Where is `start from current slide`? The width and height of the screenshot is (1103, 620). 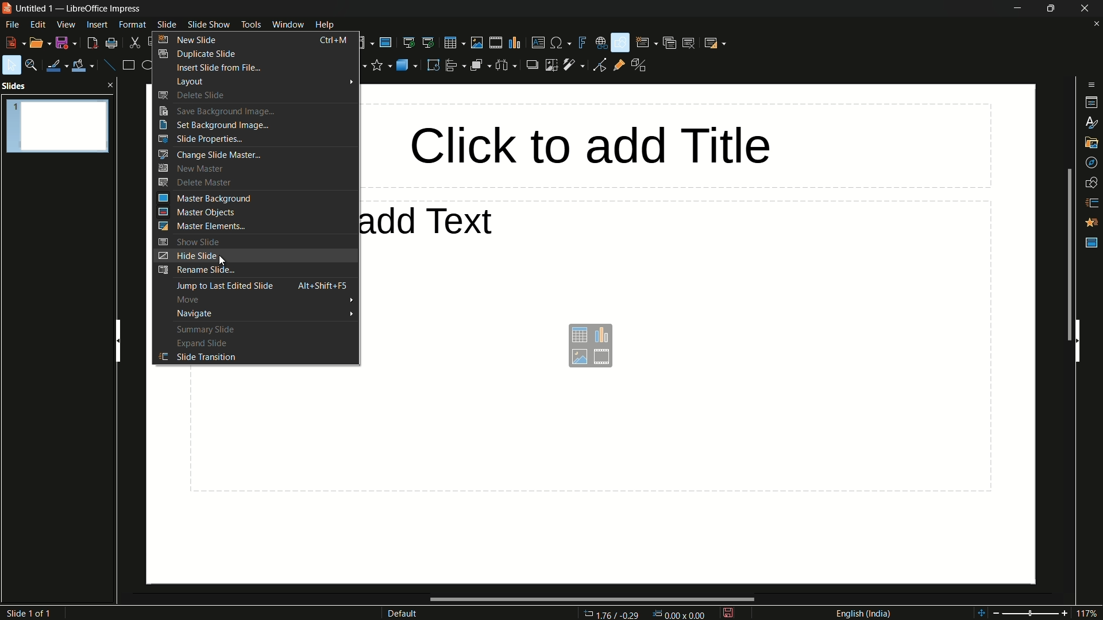
start from current slide is located at coordinates (430, 42).